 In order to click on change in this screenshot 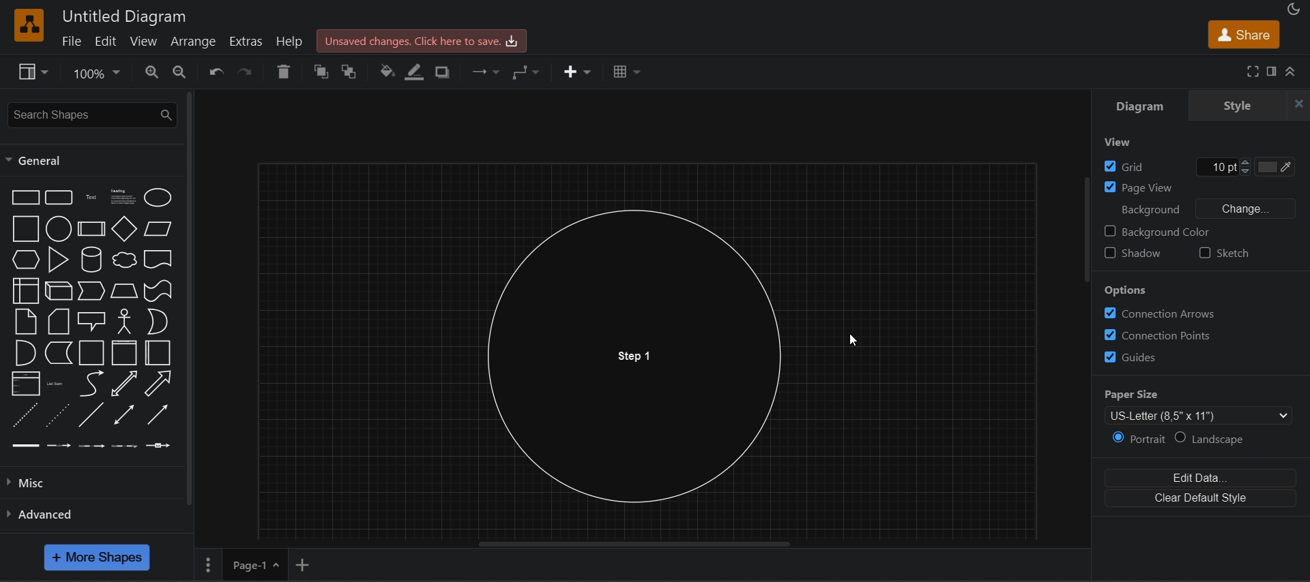, I will do `click(1251, 209)`.